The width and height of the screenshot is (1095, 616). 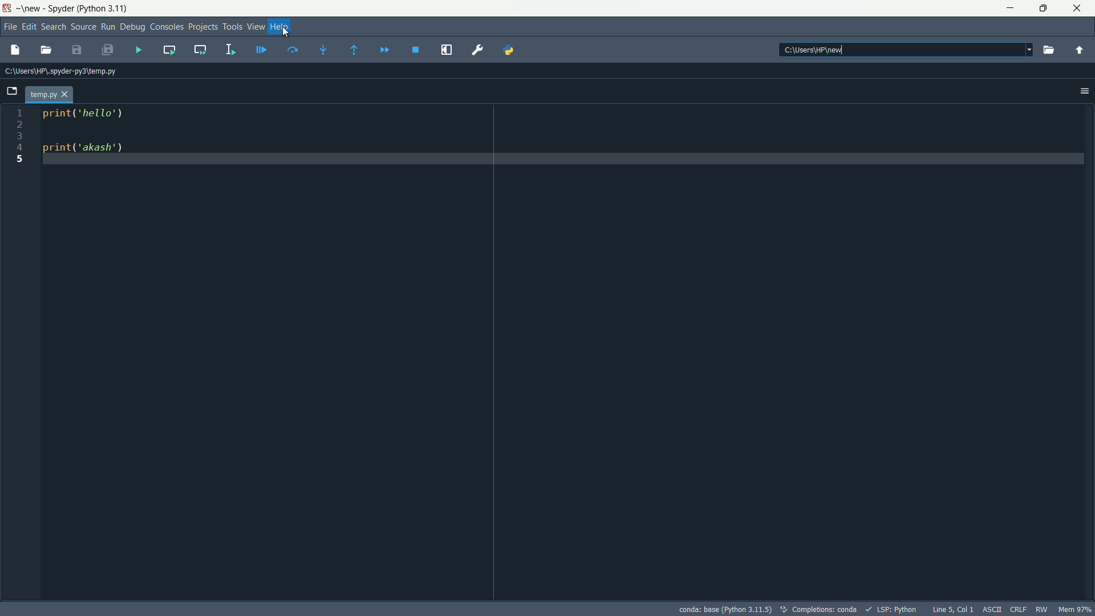 I want to click on rw, so click(x=1043, y=609).